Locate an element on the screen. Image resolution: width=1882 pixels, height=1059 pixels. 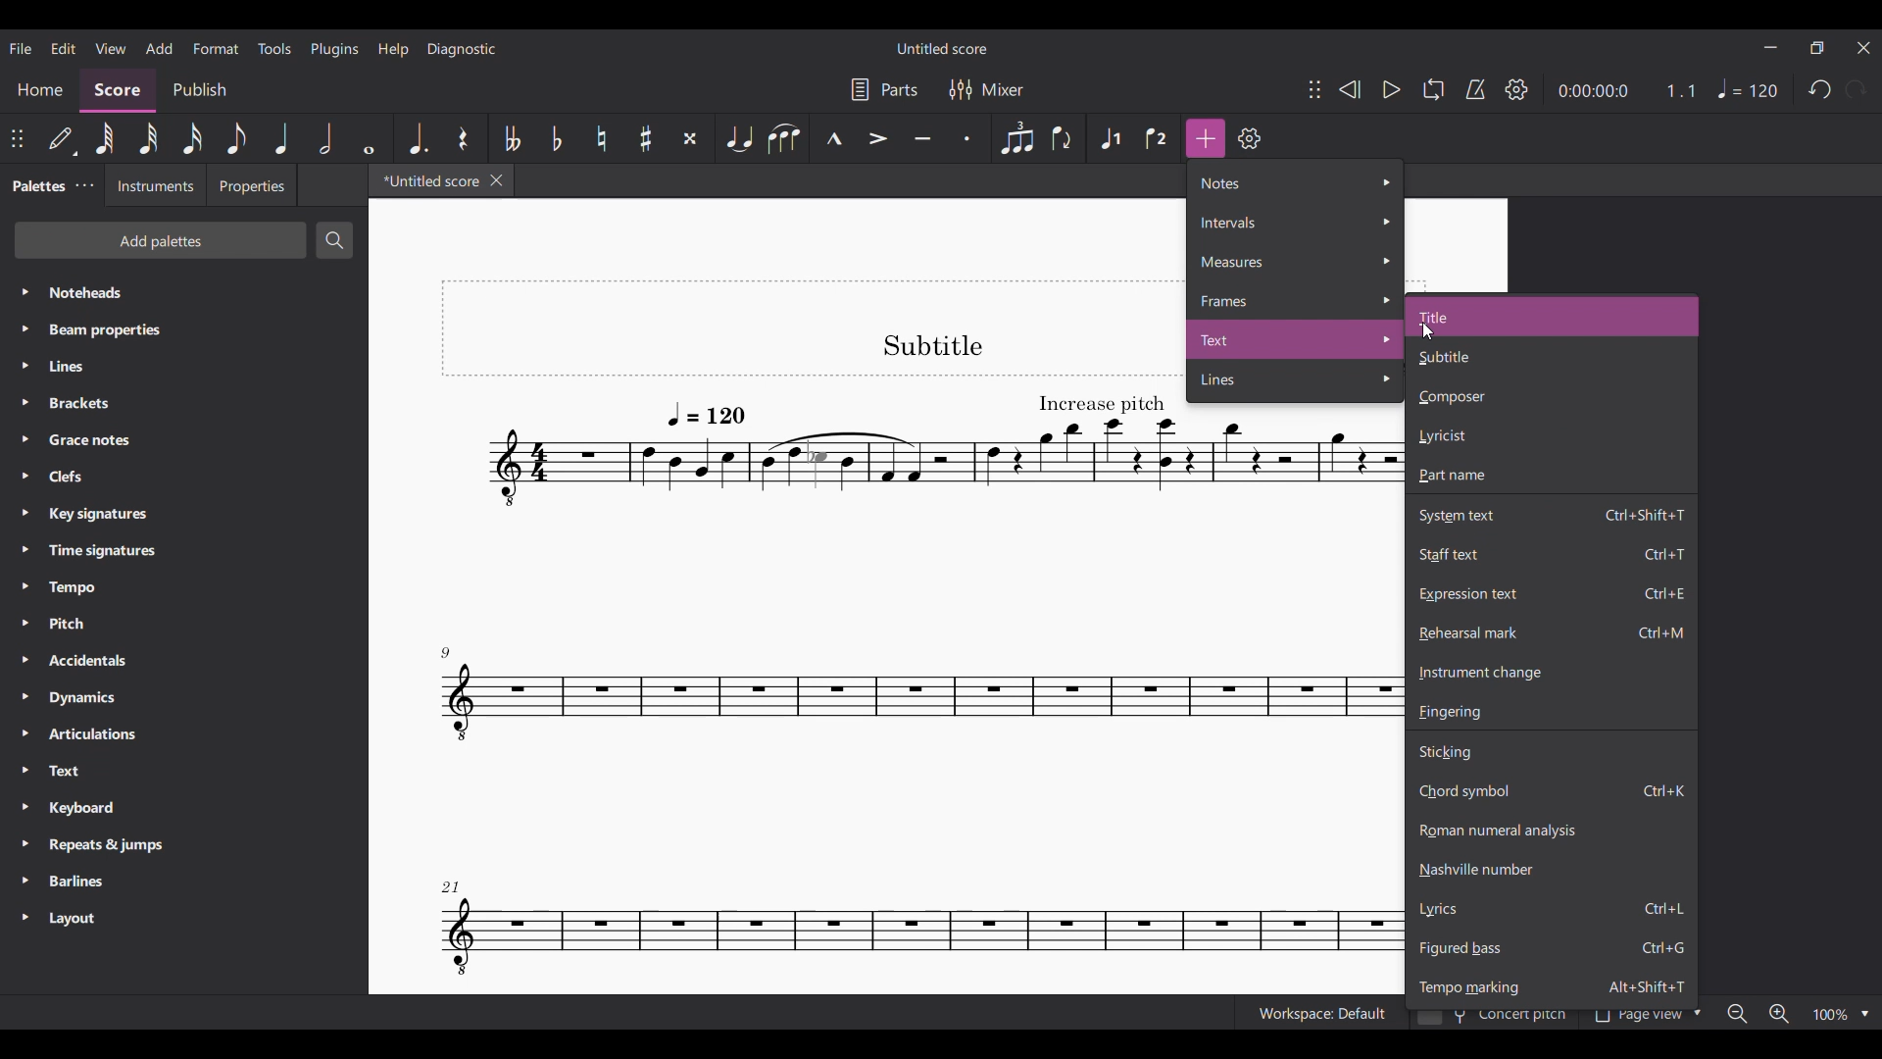
Toggle flat is located at coordinates (557, 138).